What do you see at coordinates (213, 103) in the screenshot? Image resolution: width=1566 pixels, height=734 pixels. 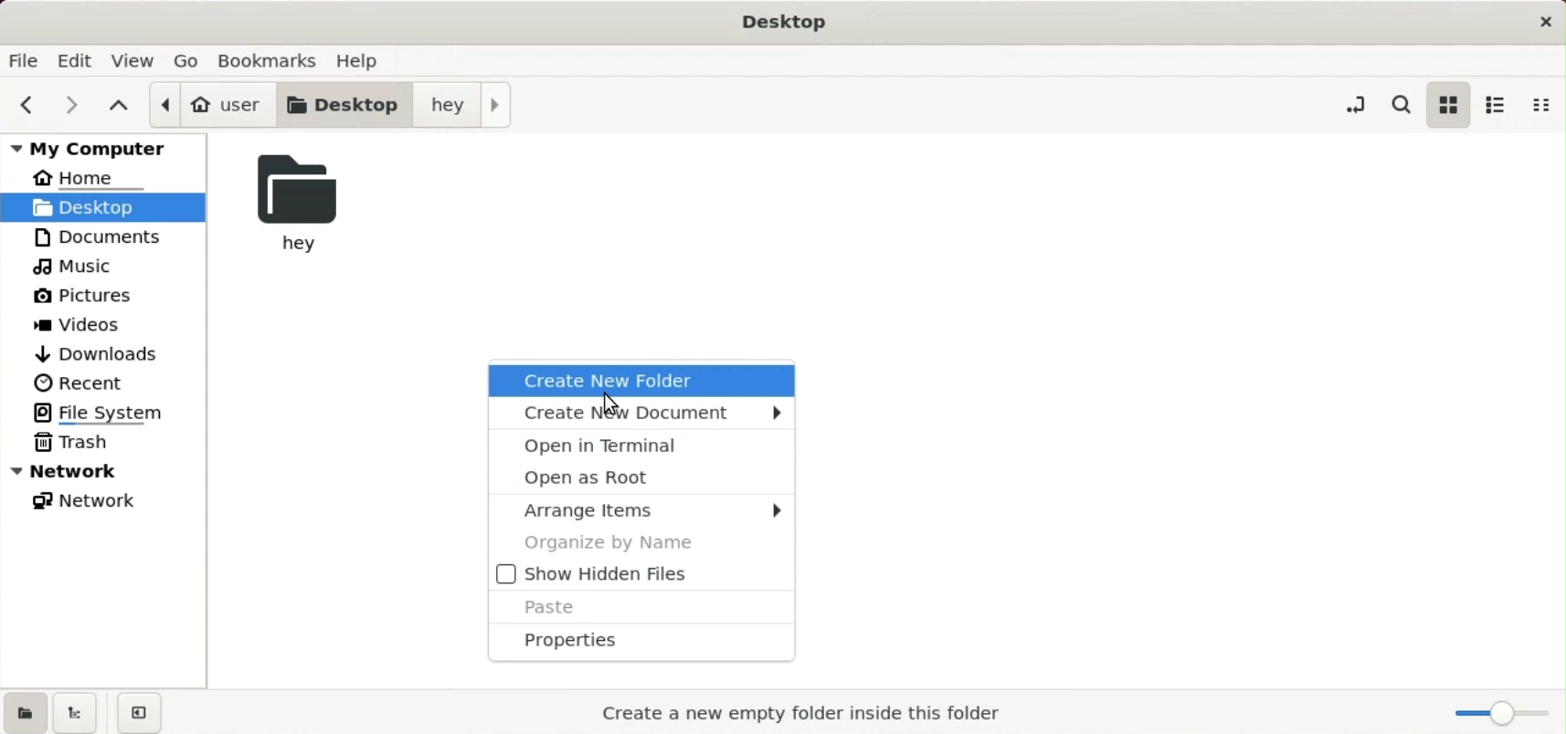 I see `user` at bounding box center [213, 103].